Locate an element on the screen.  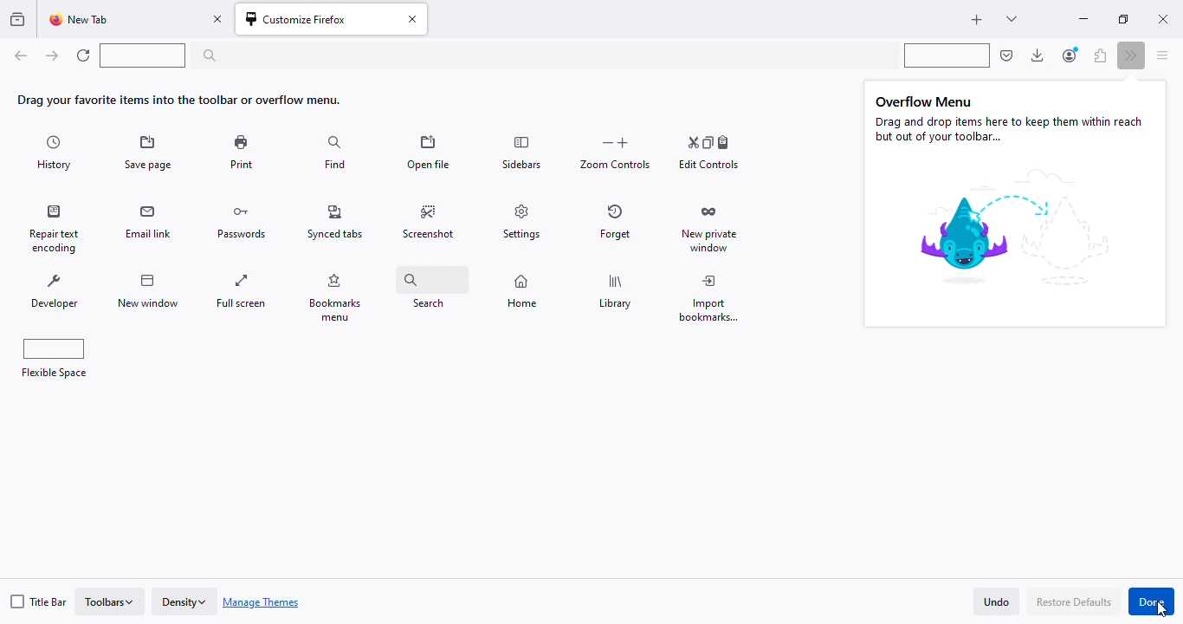
image is located at coordinates (1014, 246).